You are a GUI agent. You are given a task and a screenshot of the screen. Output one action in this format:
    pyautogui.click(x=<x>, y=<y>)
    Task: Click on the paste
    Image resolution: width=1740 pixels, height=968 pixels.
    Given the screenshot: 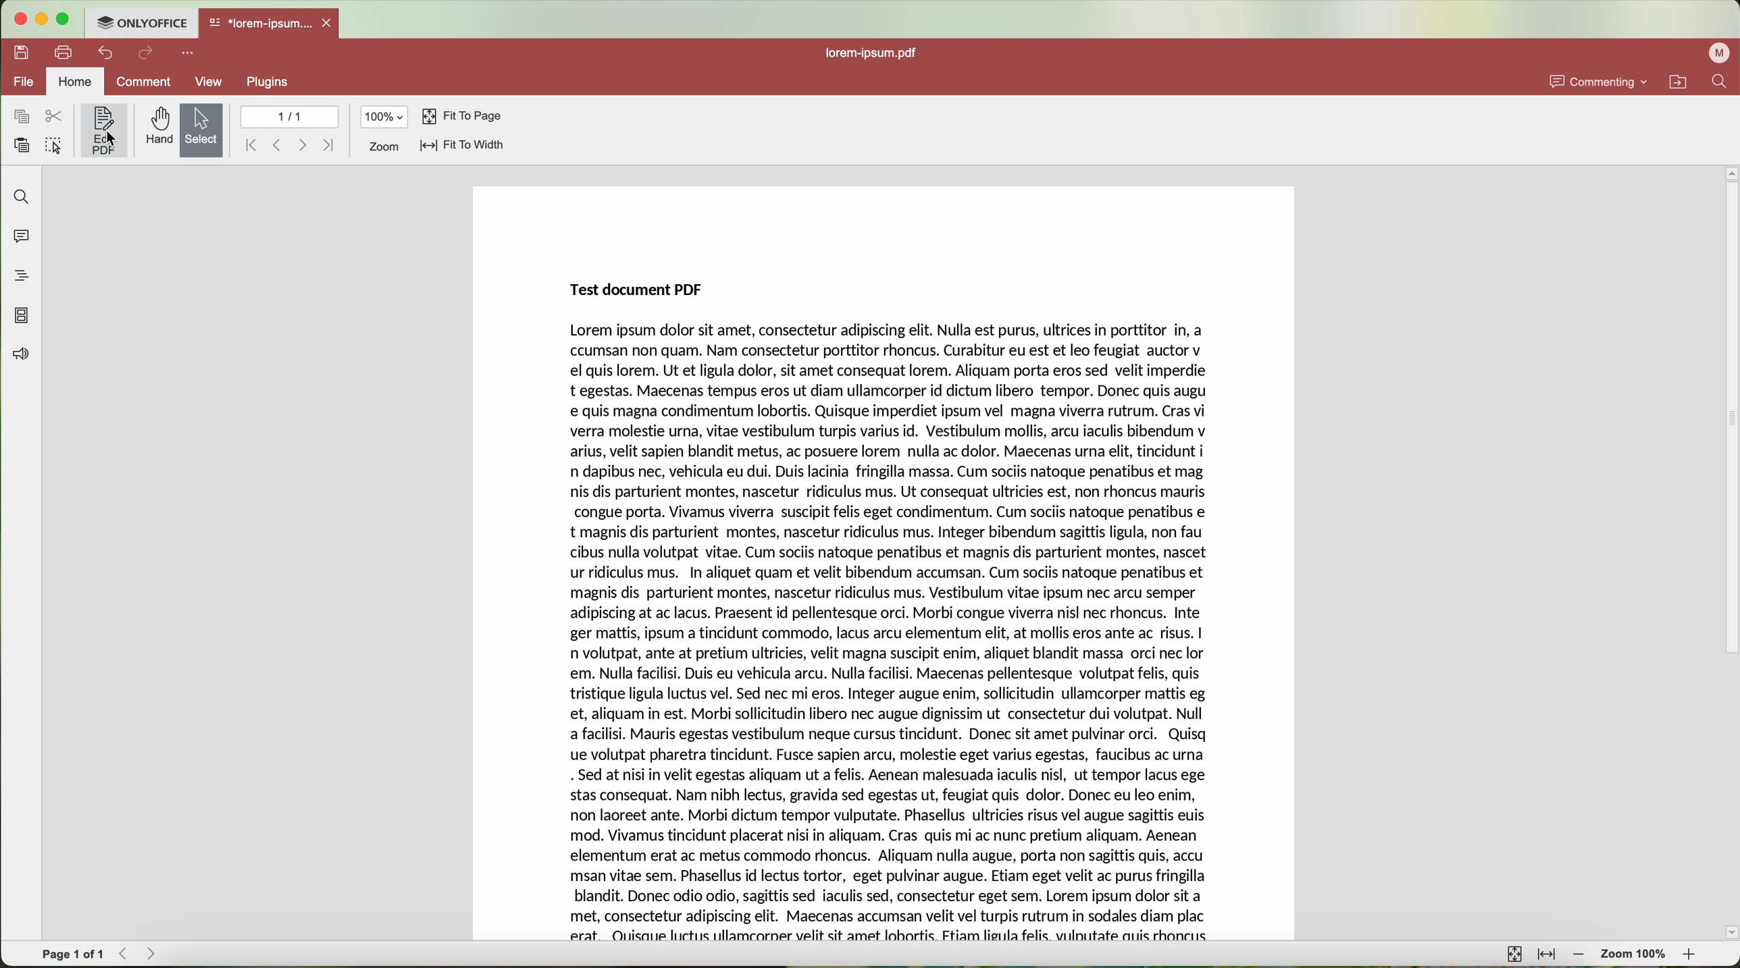 What is the action you would take?
    pyautogui.click(x=22, y=146)
    